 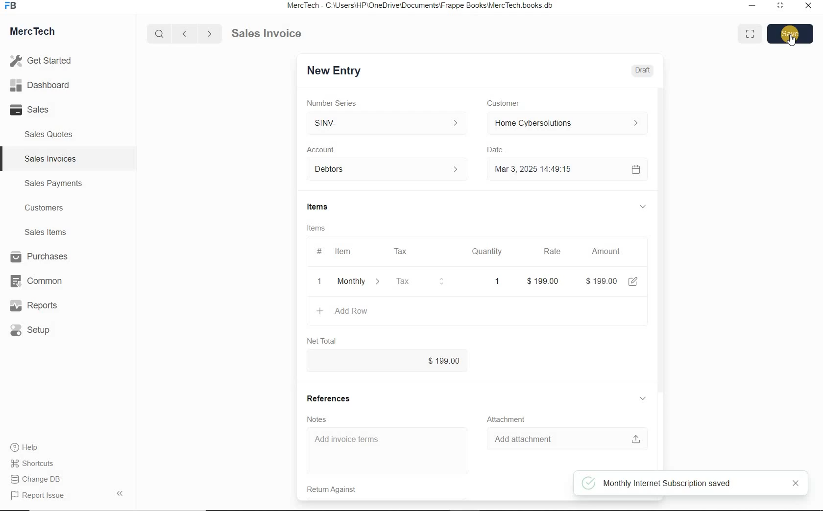 I want to click on SINV-, so click(x=386, y=123).